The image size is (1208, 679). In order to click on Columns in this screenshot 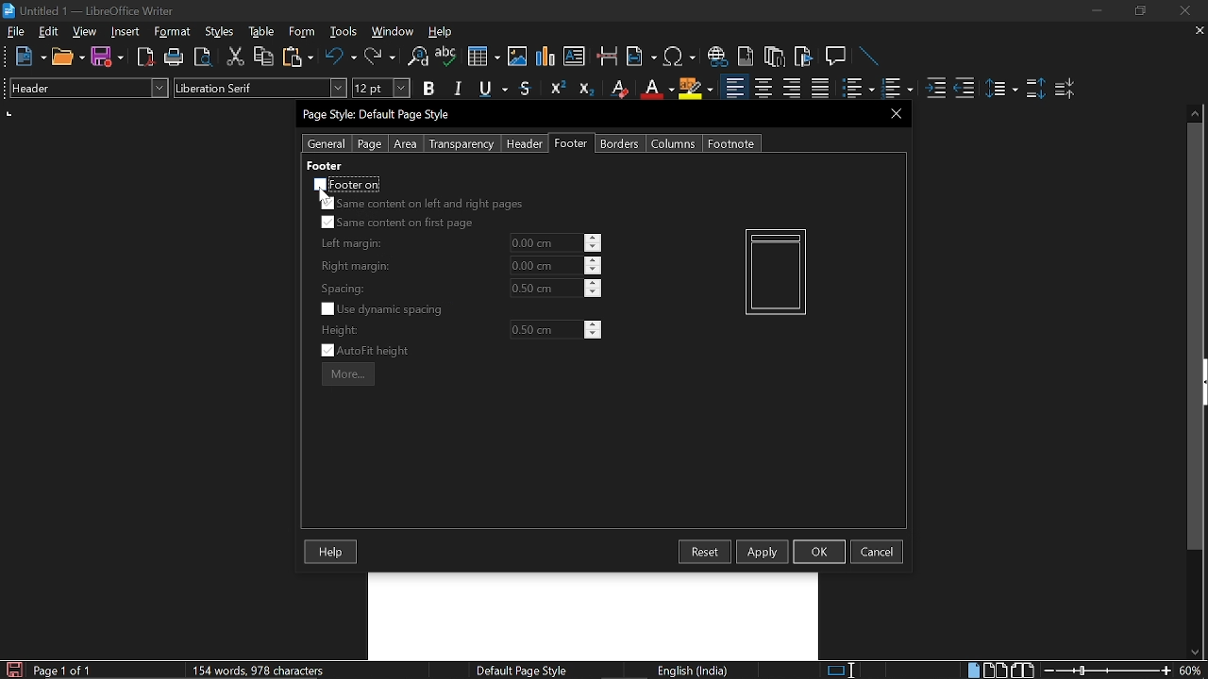, I will do `click(674, 143)`.